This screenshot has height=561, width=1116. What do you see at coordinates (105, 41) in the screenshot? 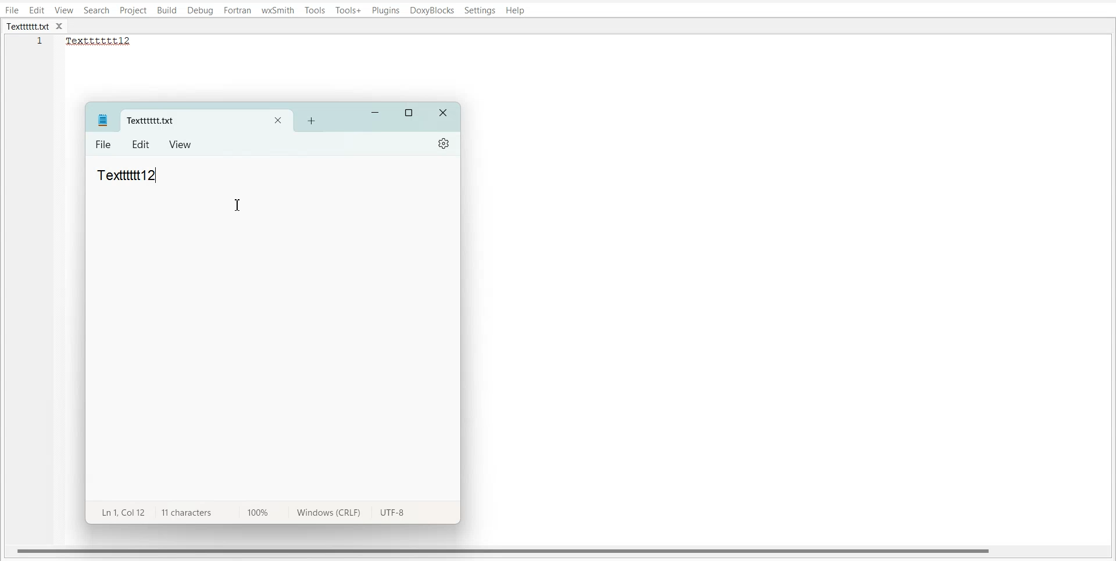
I see `Texttttttl2` at bounding box center [105, 41].